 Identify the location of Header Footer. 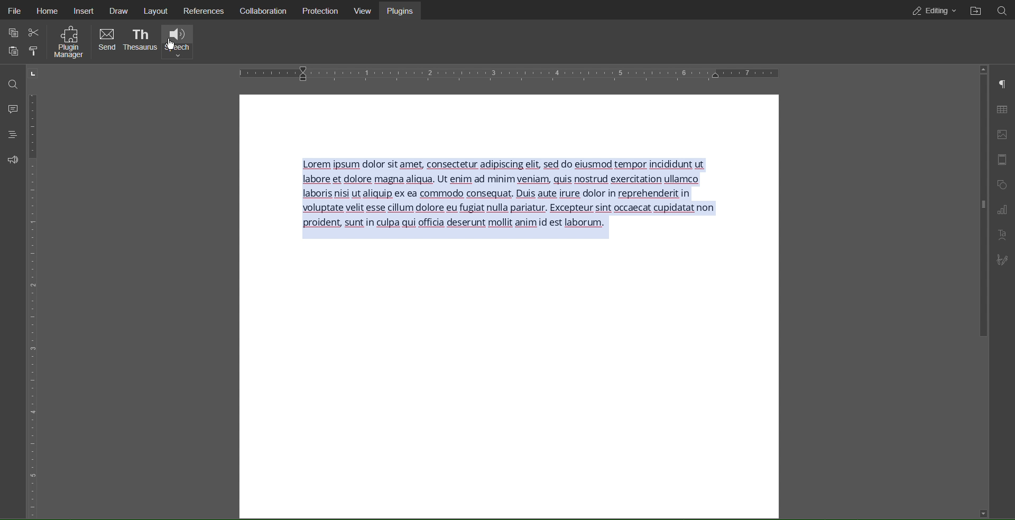
(1003, 161).